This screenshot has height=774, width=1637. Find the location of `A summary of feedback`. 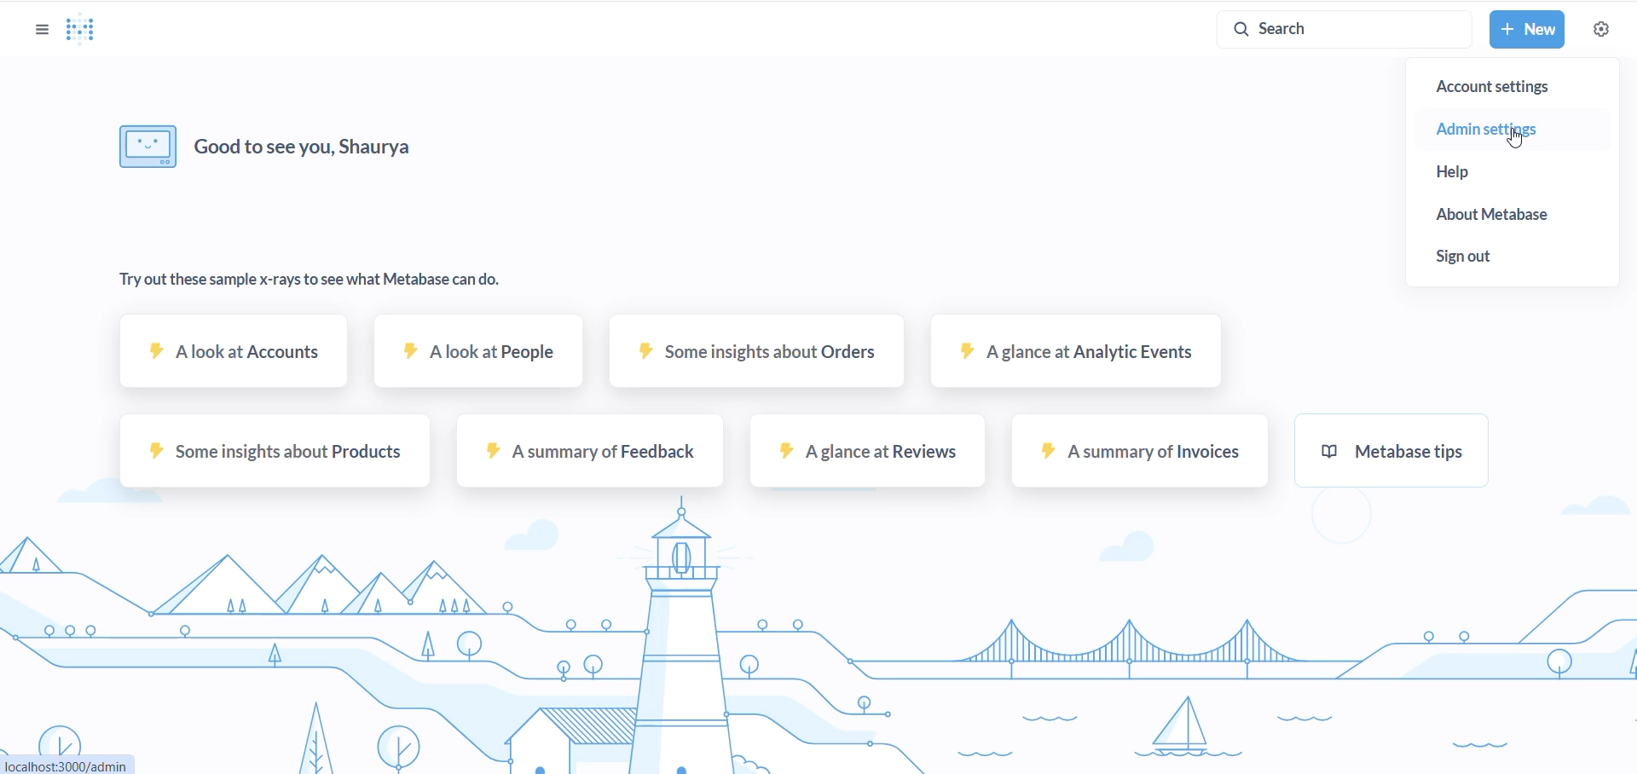

A summary of feedback is located at coordinates (591, 459).